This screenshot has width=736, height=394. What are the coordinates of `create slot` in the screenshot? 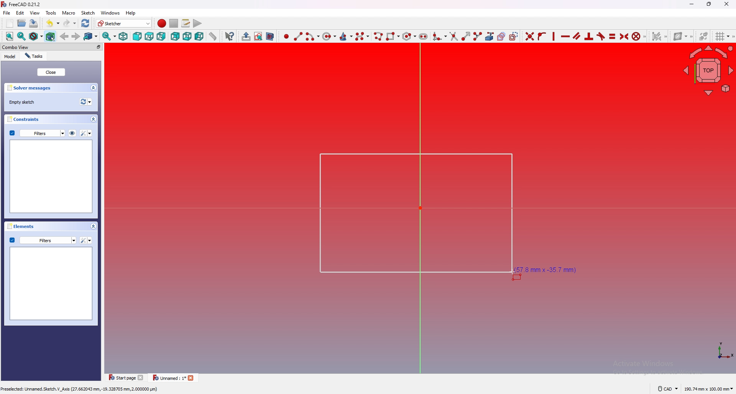 It's located at (423, 37).